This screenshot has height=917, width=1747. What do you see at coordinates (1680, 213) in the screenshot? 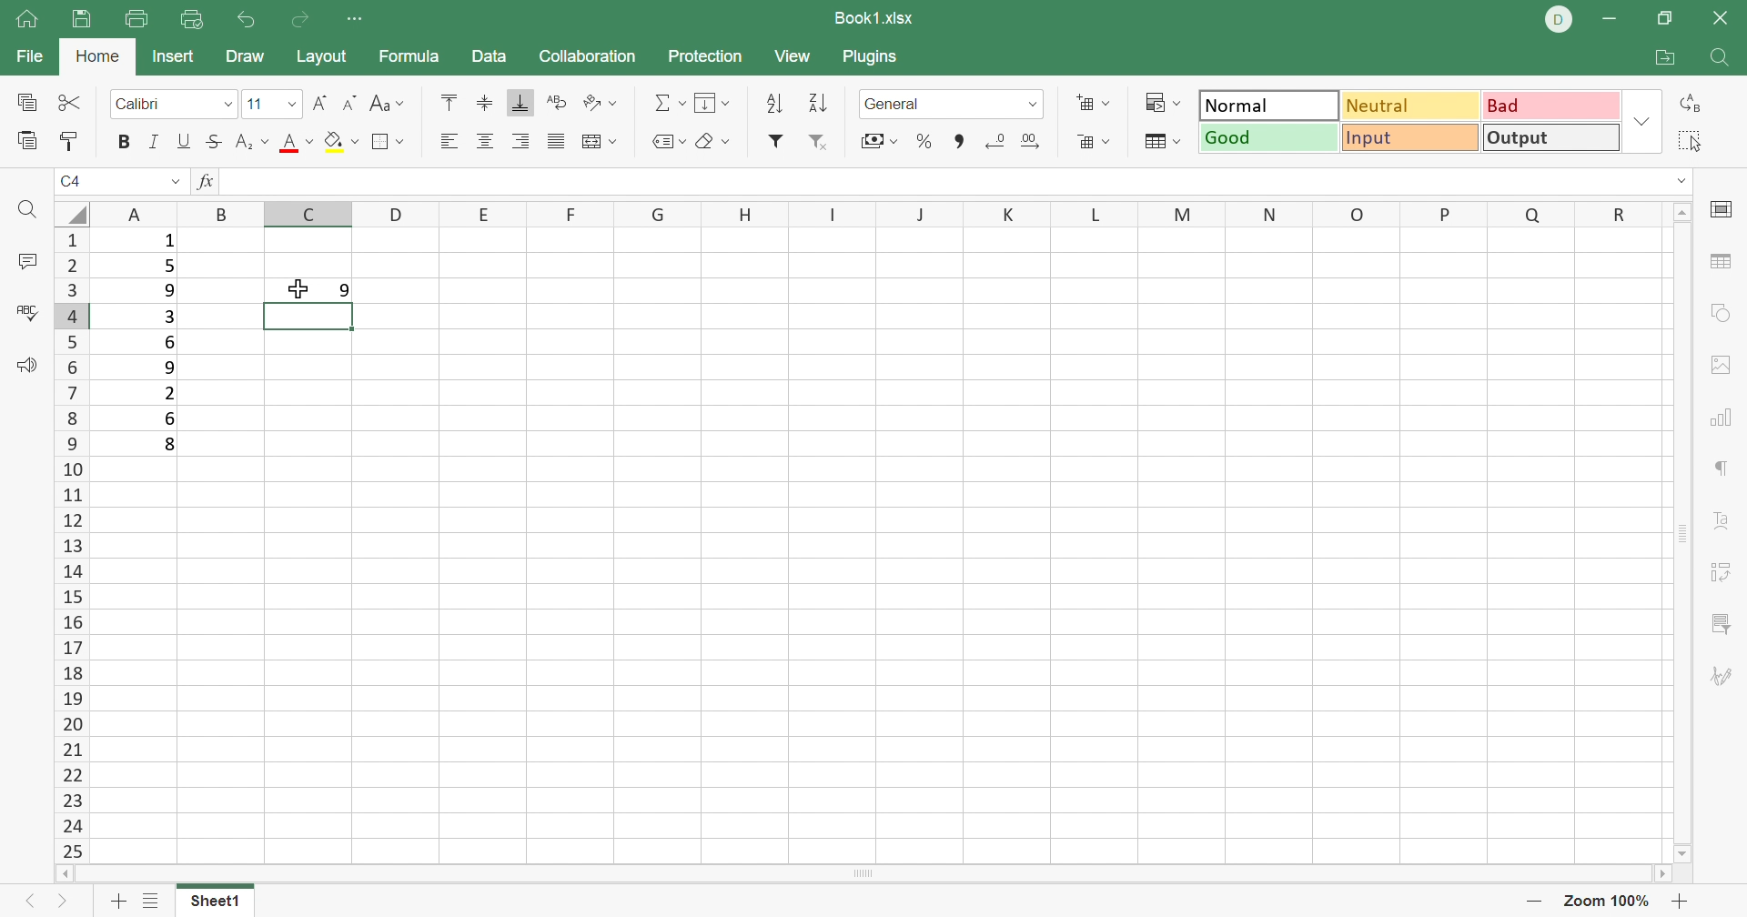
I see `Scroll Up` at bounding box center [1680, 213].